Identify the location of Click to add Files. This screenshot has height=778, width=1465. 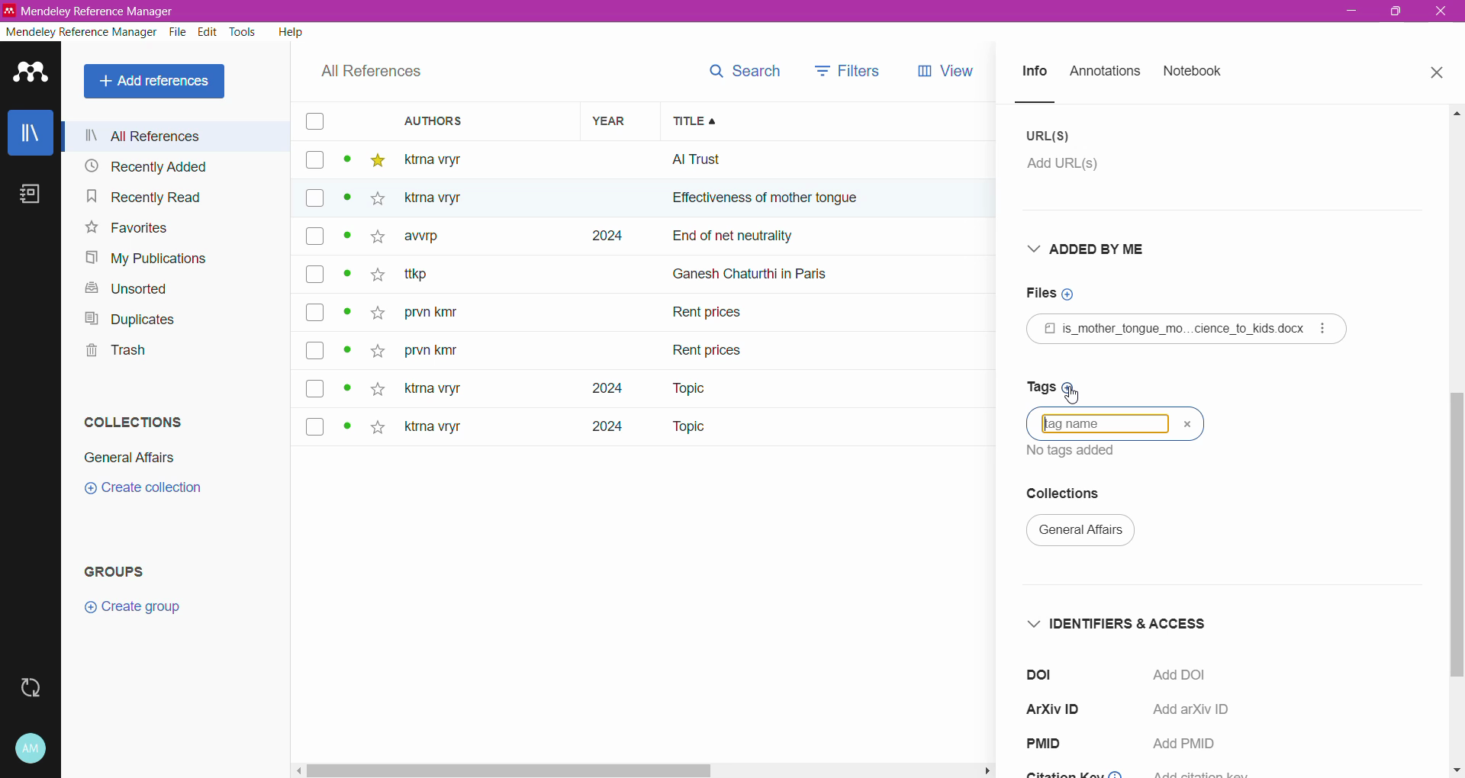
(1058, 294).